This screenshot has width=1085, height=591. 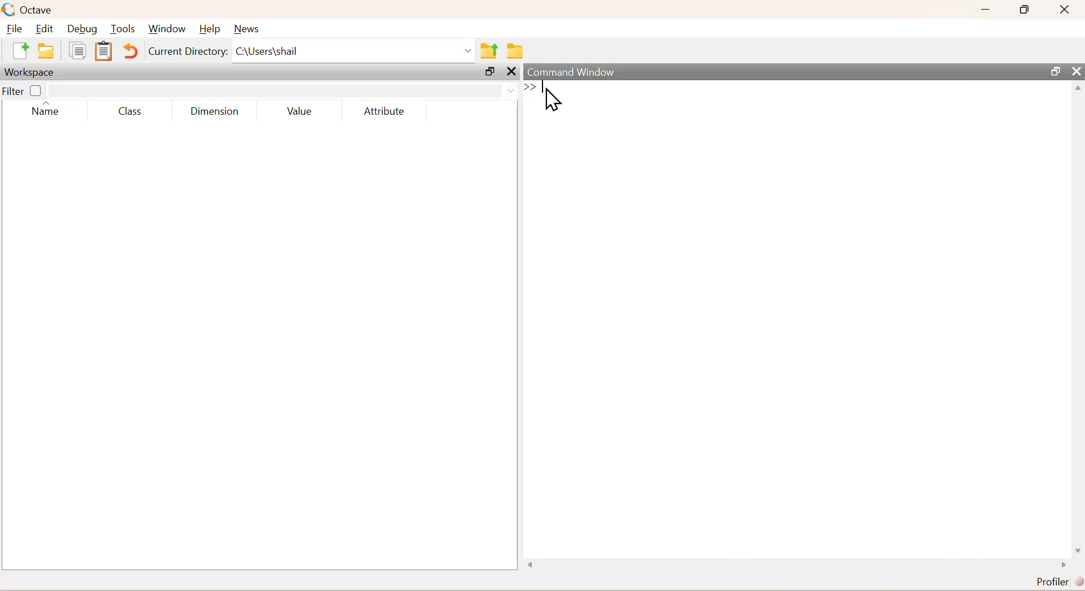 I want to click on Name, so click(x=47, y=111).